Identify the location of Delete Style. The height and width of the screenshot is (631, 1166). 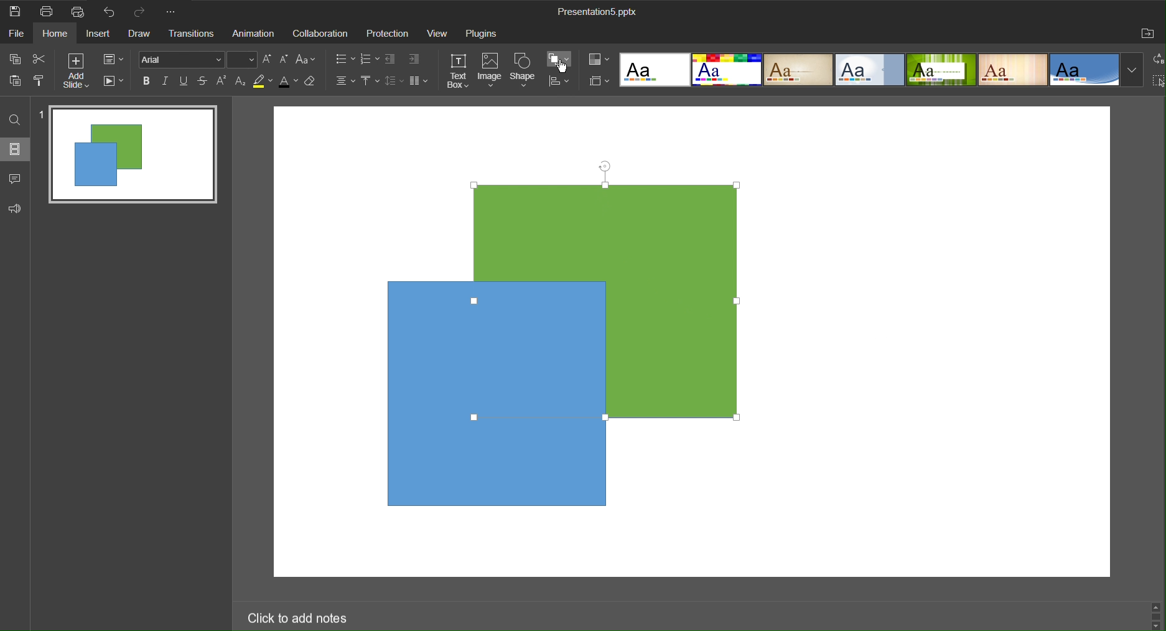
(317, 84).